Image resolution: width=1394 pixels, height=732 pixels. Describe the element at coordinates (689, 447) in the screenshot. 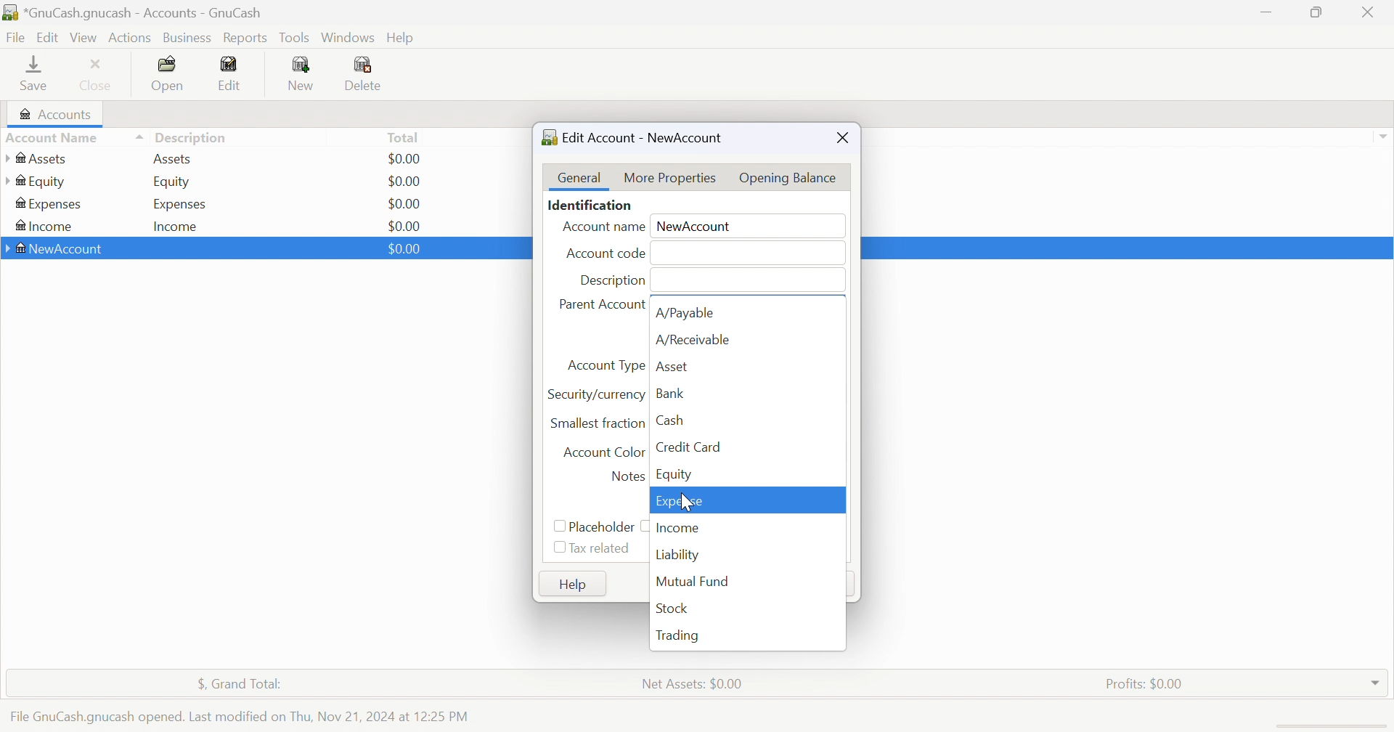

I see `Credit Card` at that location.